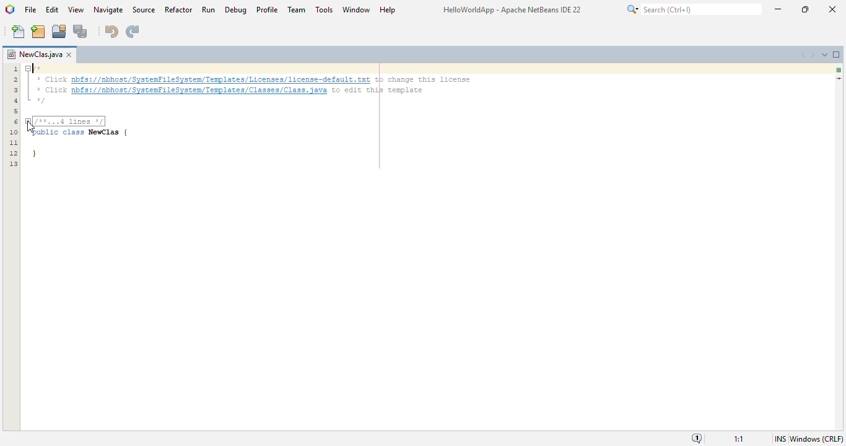 The height and width of the screenshot is (446, 846). Describe the element at coordinates (31, 127) in the screenshot. I see `cursor` at that location.